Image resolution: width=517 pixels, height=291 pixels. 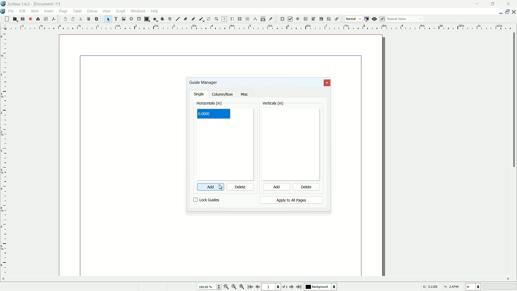 I want to click on app icon, so click(x=3, y=4).